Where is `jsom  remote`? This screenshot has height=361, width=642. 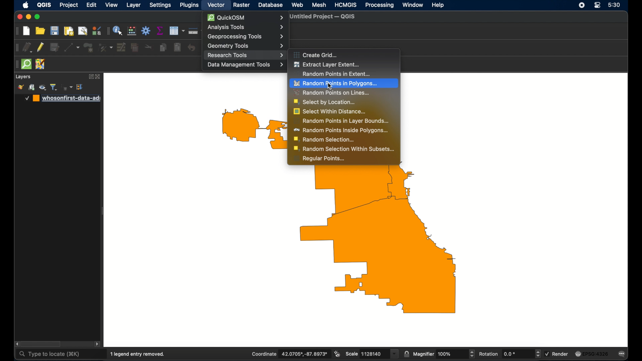 jsom  remote is located at coordinates (40, 64).